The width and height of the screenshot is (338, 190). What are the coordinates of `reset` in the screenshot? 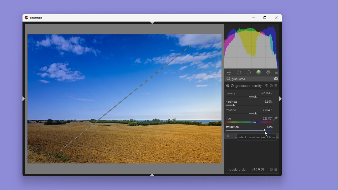 It's located at (270, 170).